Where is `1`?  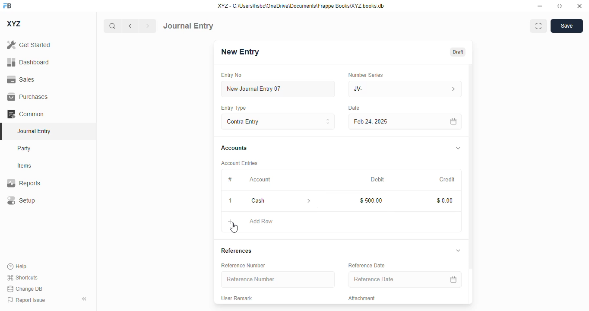 1 is located at coordinates (231, 201).